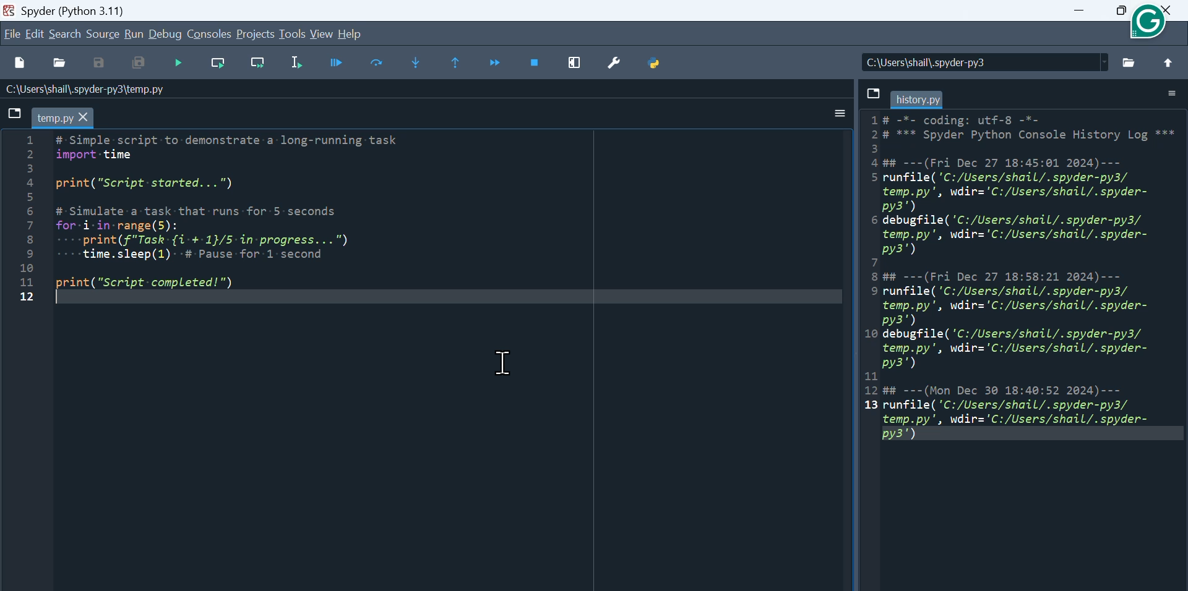 This screenshot has width=1188, height=591. I want to click on search, so click(66, 34).